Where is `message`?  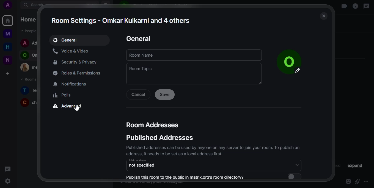 message is located at coordinates (367, 6).